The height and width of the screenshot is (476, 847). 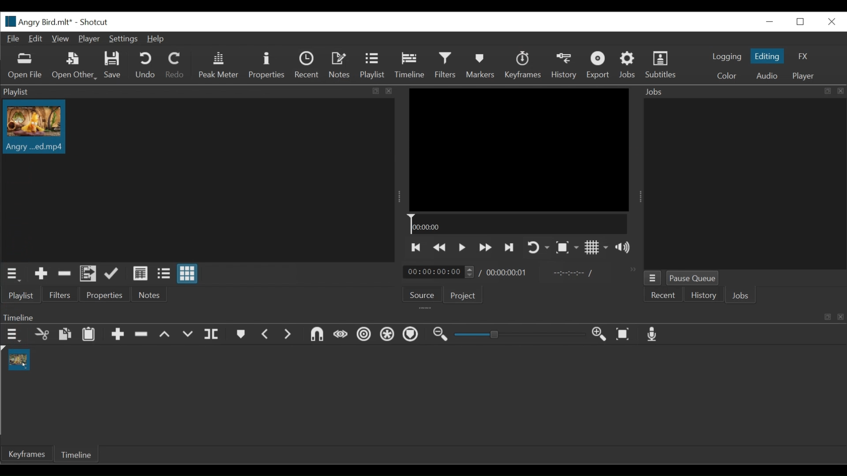 I want to click on View as icons, so click(x=187, y=273).